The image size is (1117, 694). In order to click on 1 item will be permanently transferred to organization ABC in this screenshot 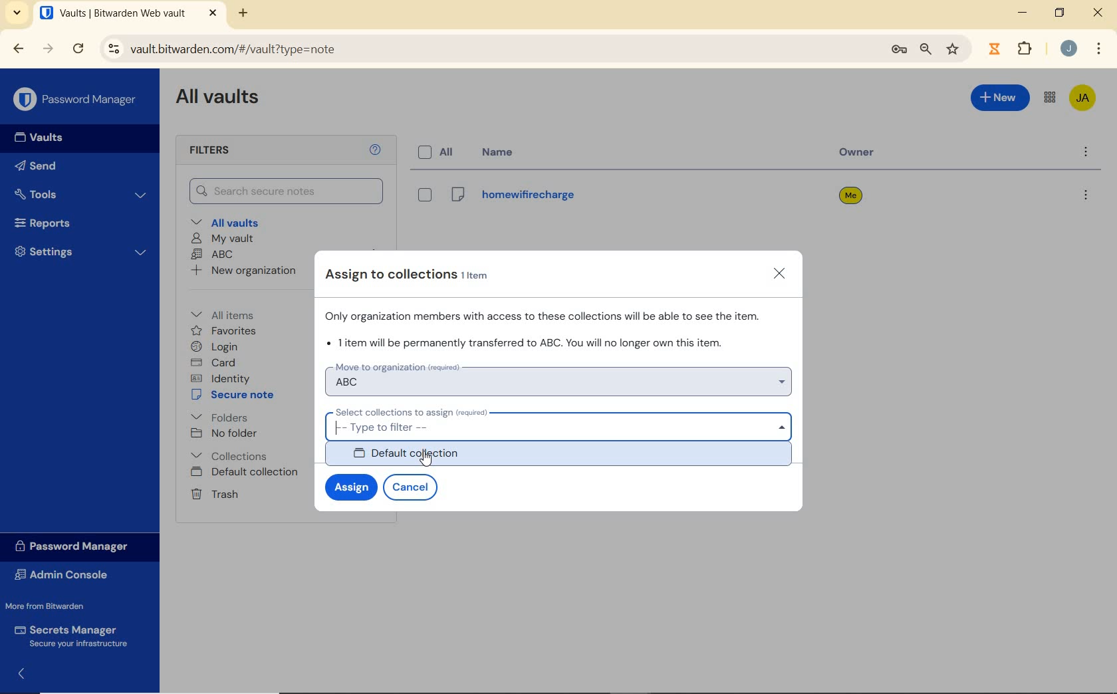, I will do `click(529, 342)`.